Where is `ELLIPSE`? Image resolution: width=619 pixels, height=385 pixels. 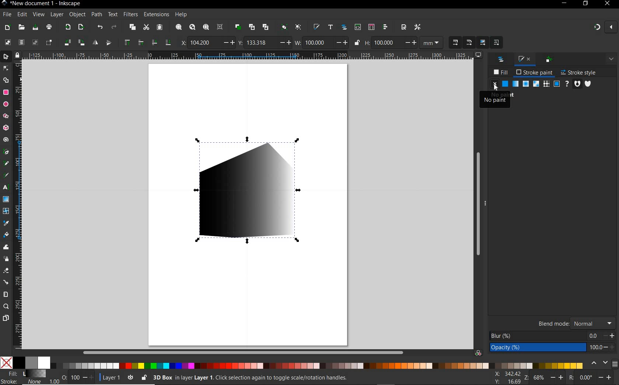 ELLIPSE is located at coordinates (6, 104).